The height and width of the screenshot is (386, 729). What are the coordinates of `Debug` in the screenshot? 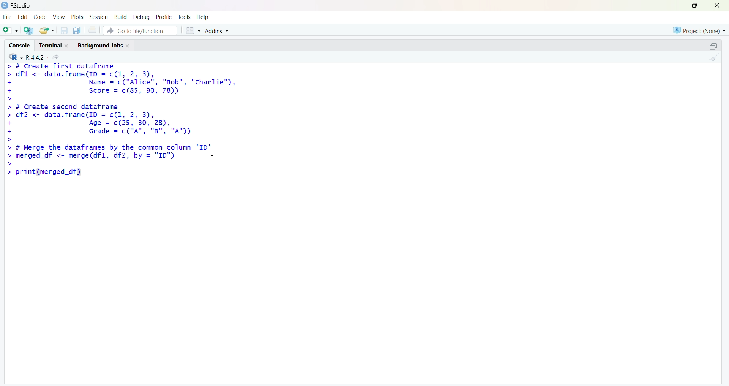 It's located at (141, 17).